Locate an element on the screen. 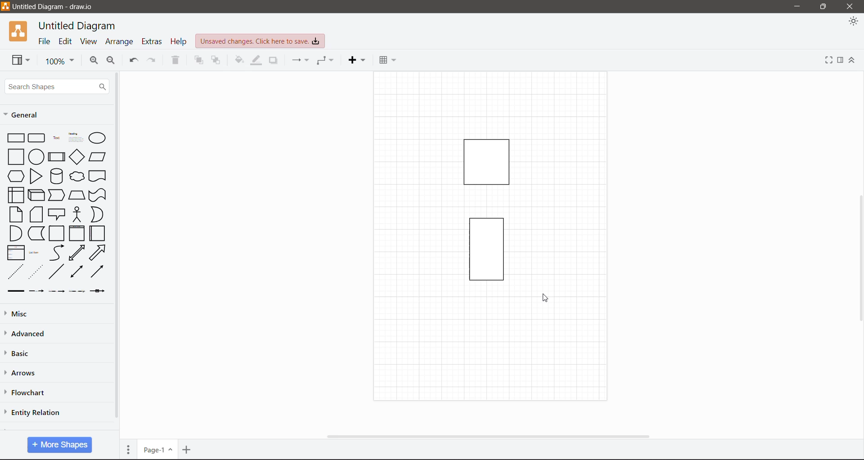  Cursor is located at coordinates (549, 300).